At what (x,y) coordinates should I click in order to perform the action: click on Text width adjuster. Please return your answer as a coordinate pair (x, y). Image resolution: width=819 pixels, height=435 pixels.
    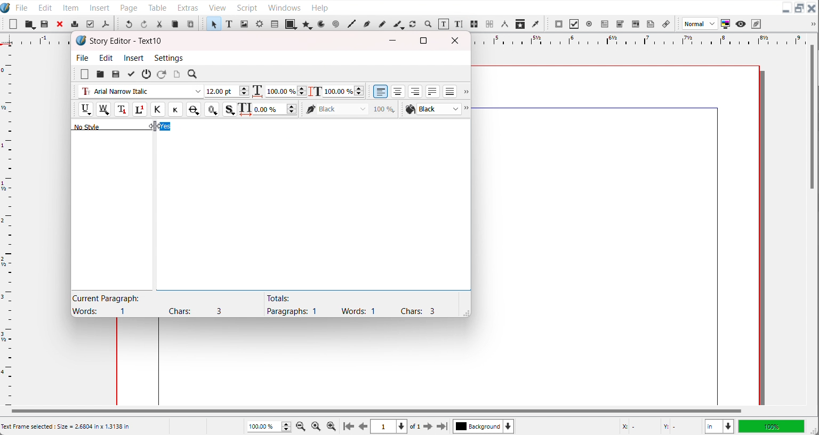
    Looking at the image, I should click on (286, 91).